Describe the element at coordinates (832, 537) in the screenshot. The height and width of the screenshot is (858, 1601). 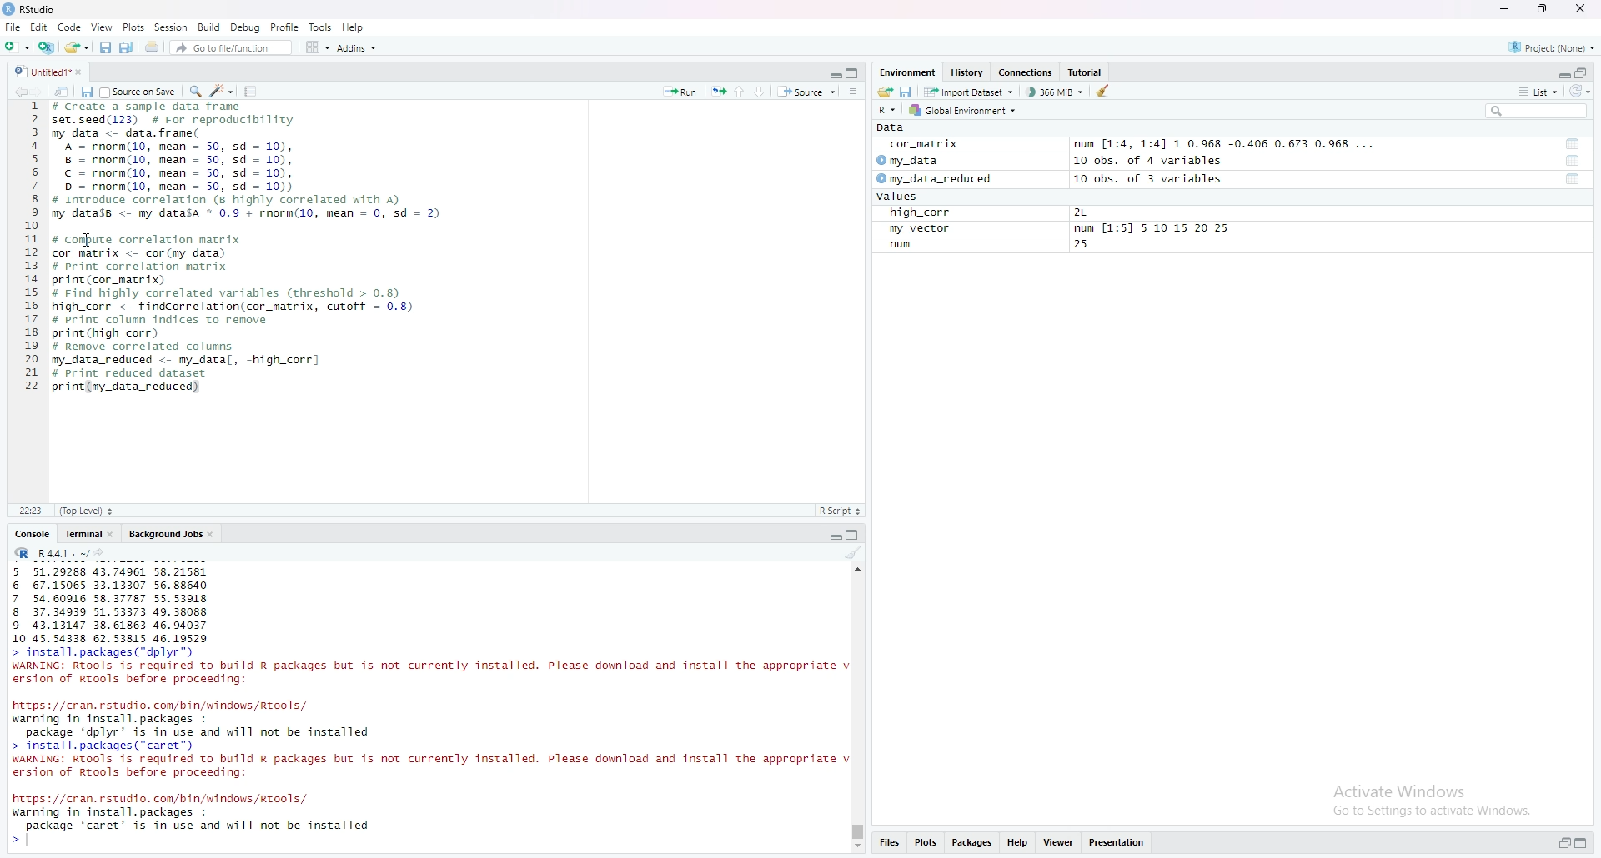
I see `Collapse` at that location.